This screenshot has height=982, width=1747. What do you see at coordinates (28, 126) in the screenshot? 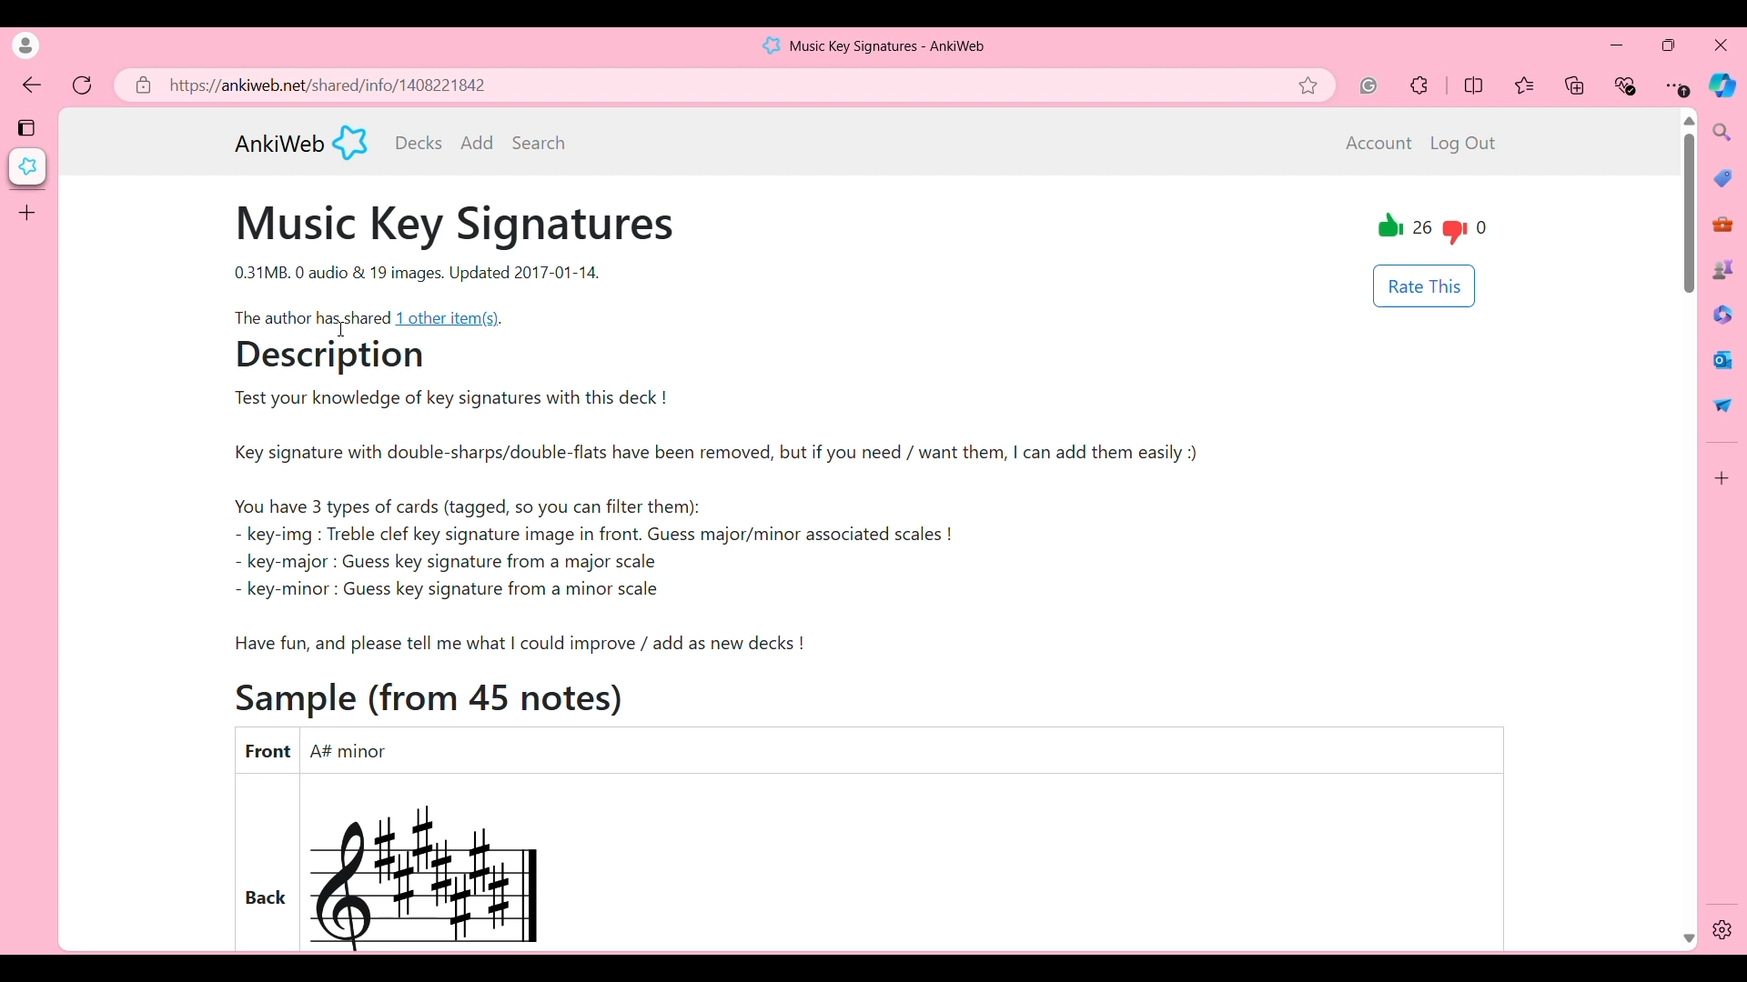
I see `Tab actions menu` at bounding box center [28, 126].